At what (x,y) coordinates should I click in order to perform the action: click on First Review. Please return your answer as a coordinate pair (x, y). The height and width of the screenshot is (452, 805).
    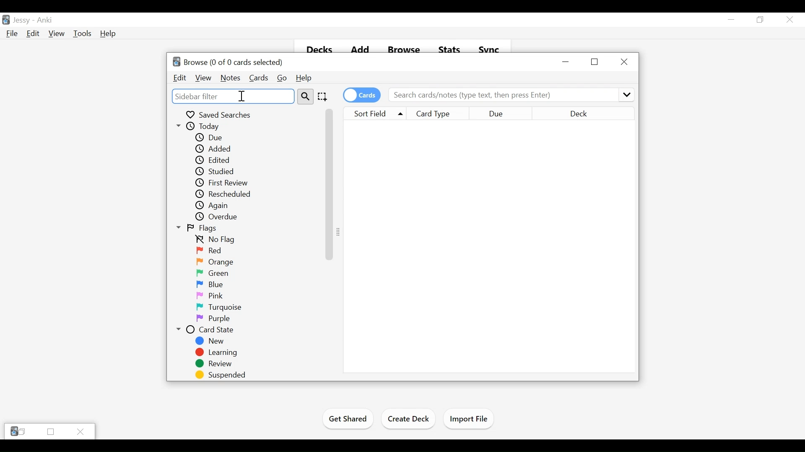
    Looking at the image, I should click on (223, 183).